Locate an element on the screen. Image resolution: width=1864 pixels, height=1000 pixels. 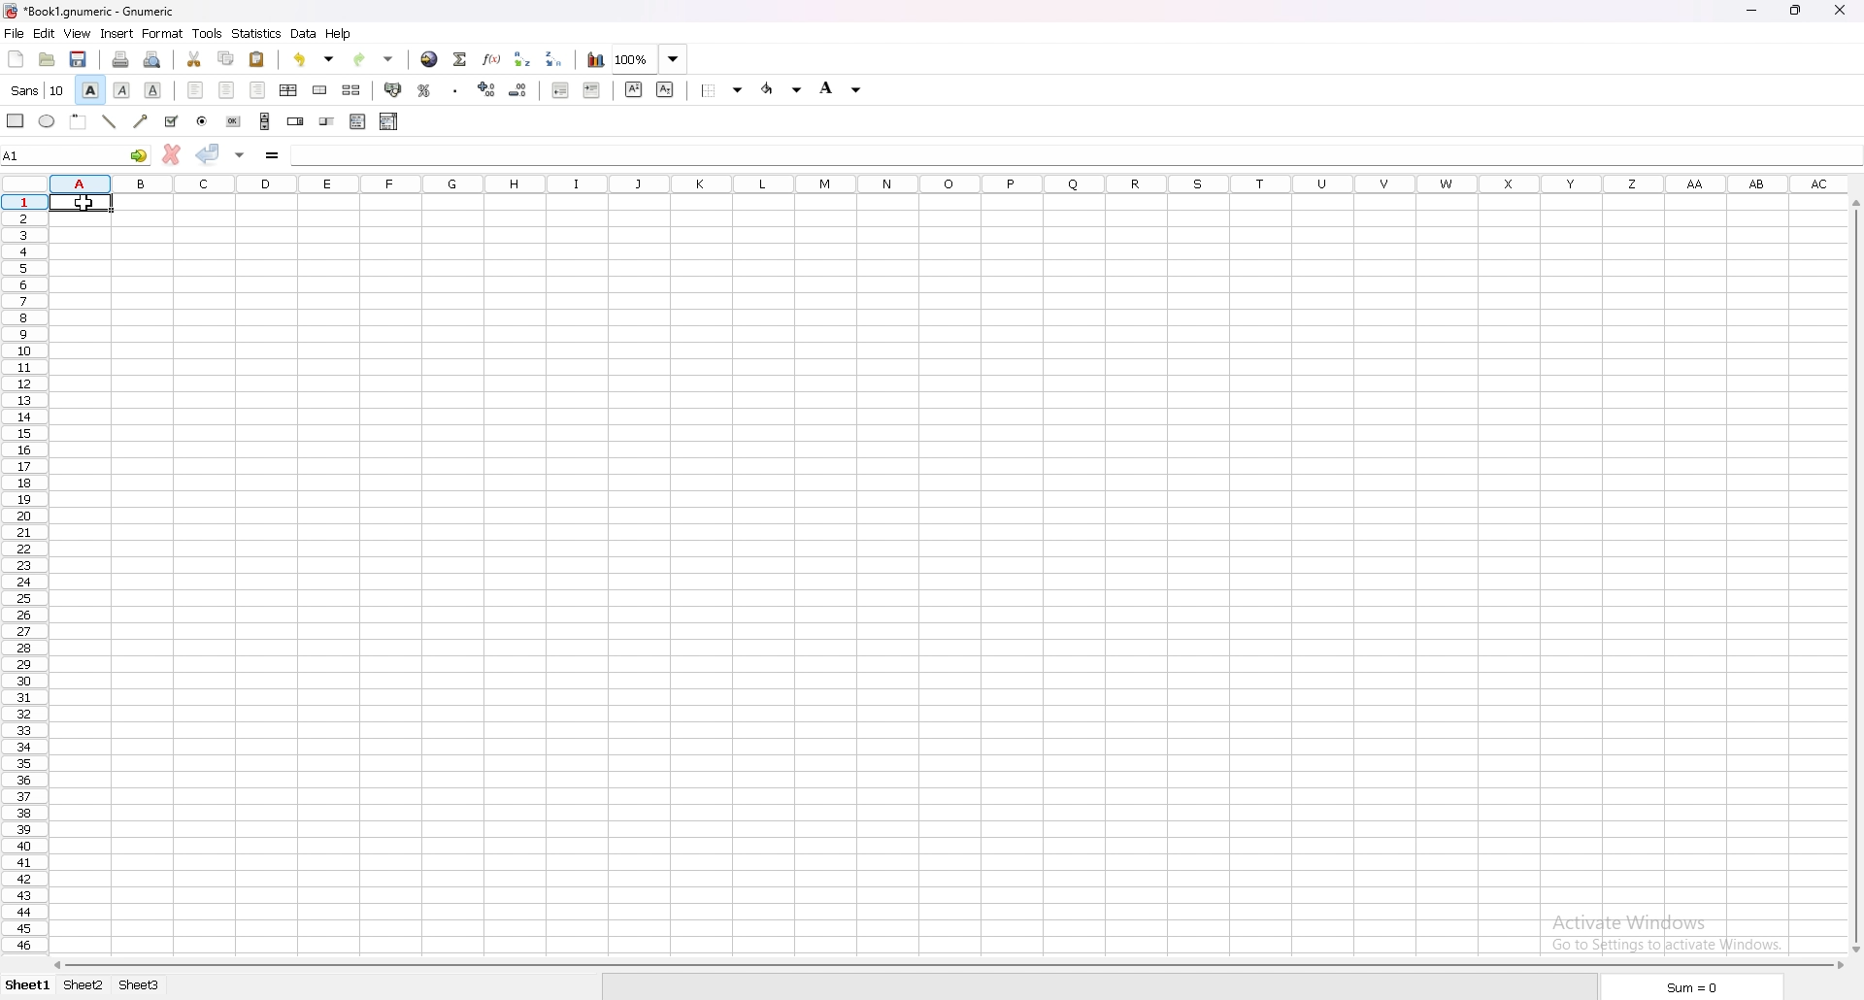
cut is located at coordinates (195, 58).